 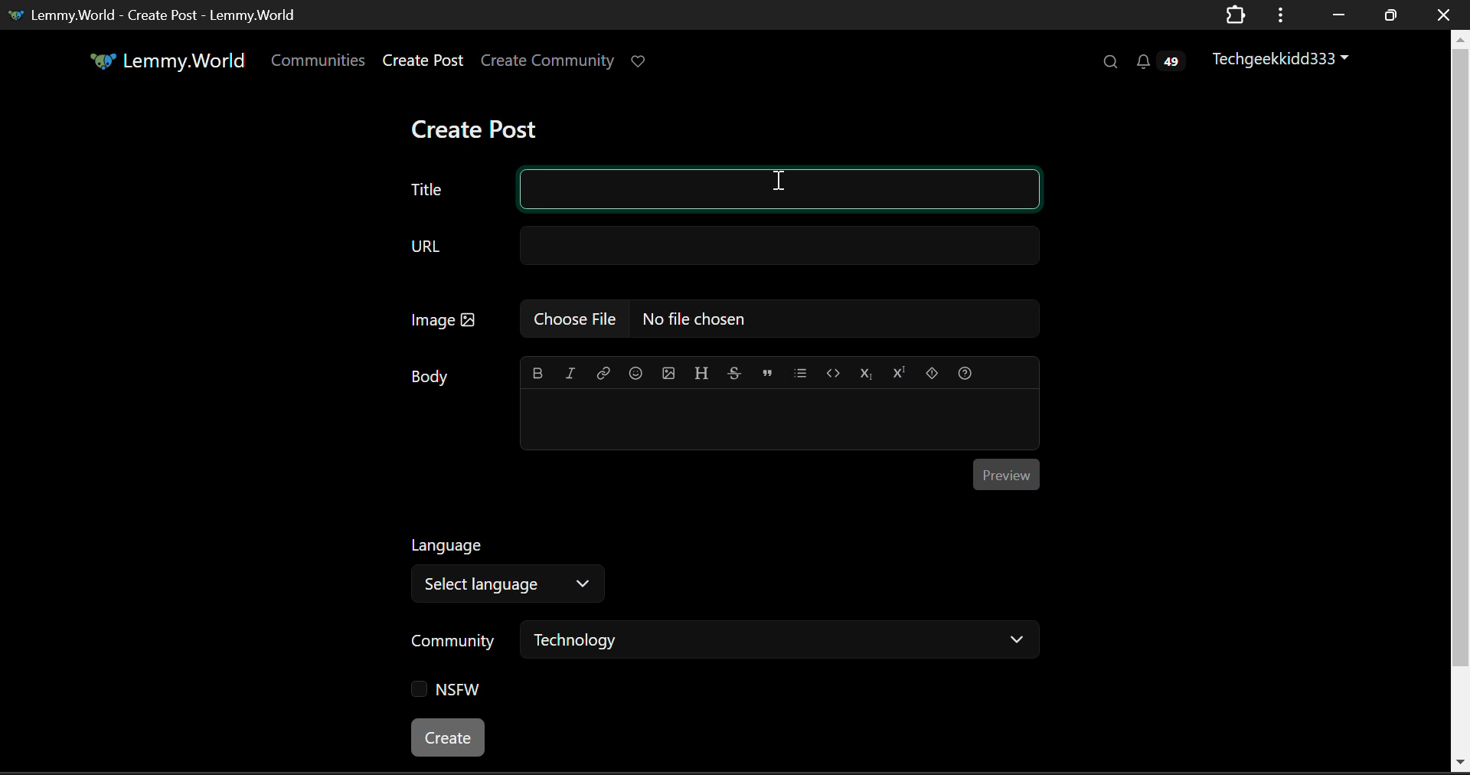 What do you see at coordinates (569, 374) in the screenshot?
I see `Italic` at bounding box center [569, 374].